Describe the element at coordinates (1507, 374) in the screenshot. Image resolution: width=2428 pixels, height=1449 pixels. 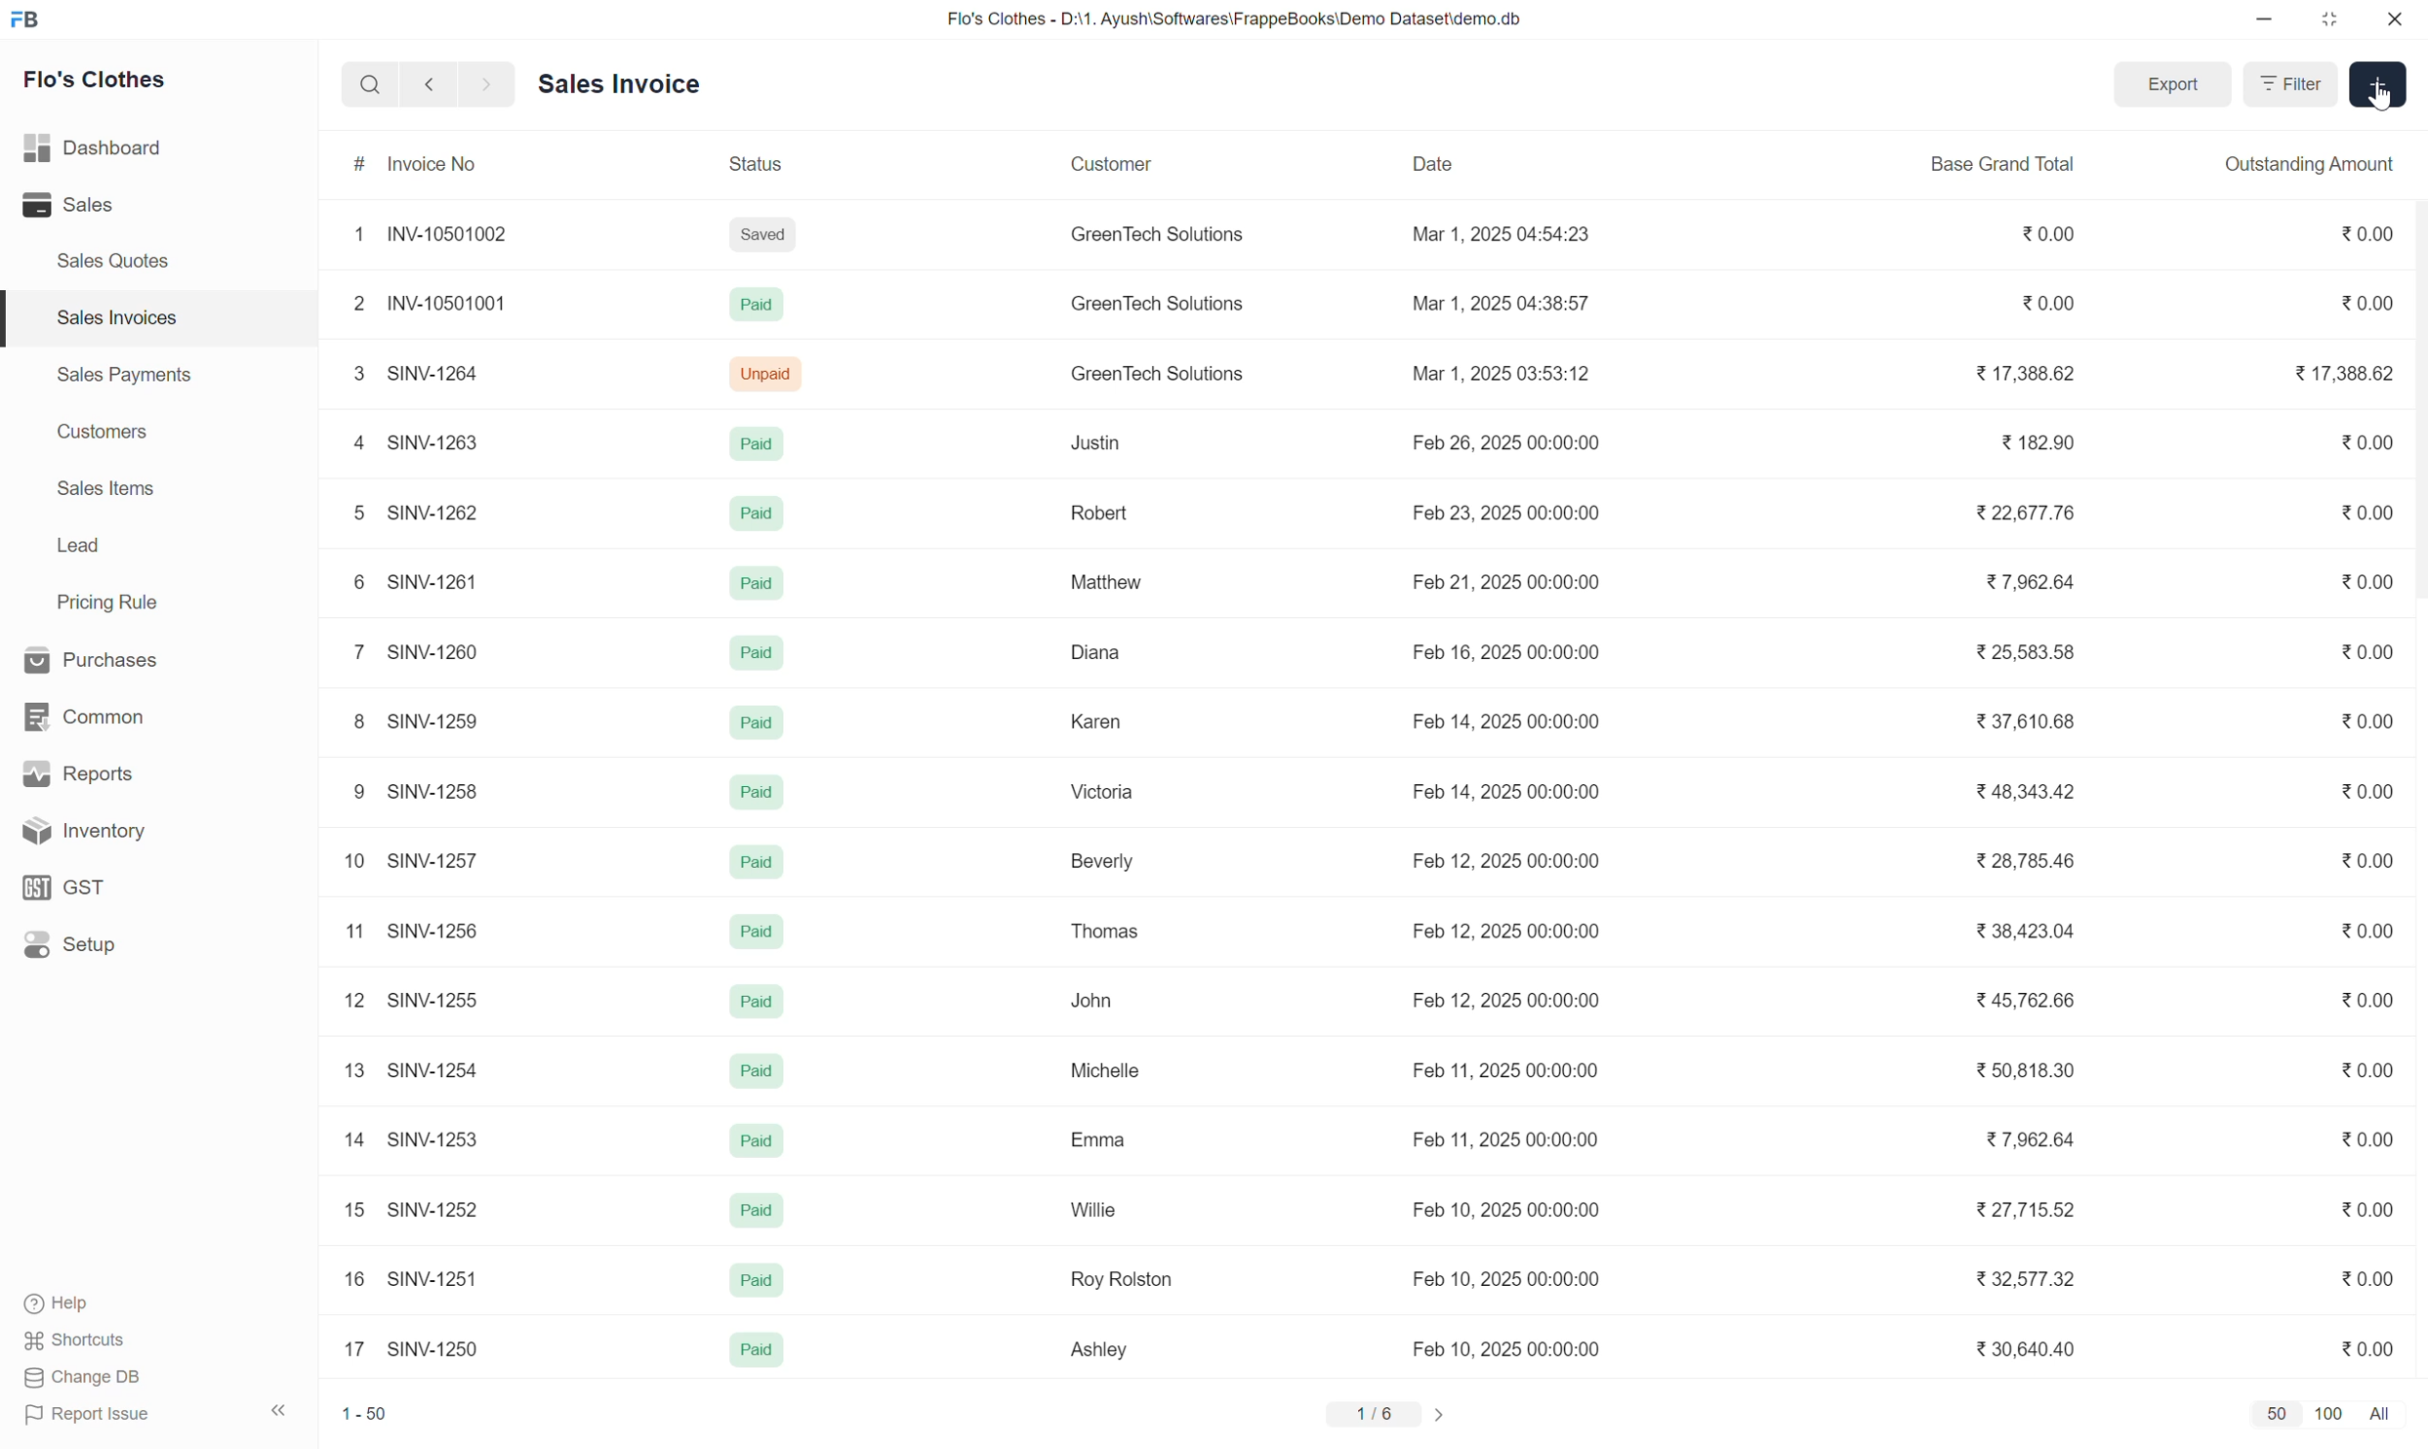
I see `Mar 1, 2025 03:53:12` at that location.